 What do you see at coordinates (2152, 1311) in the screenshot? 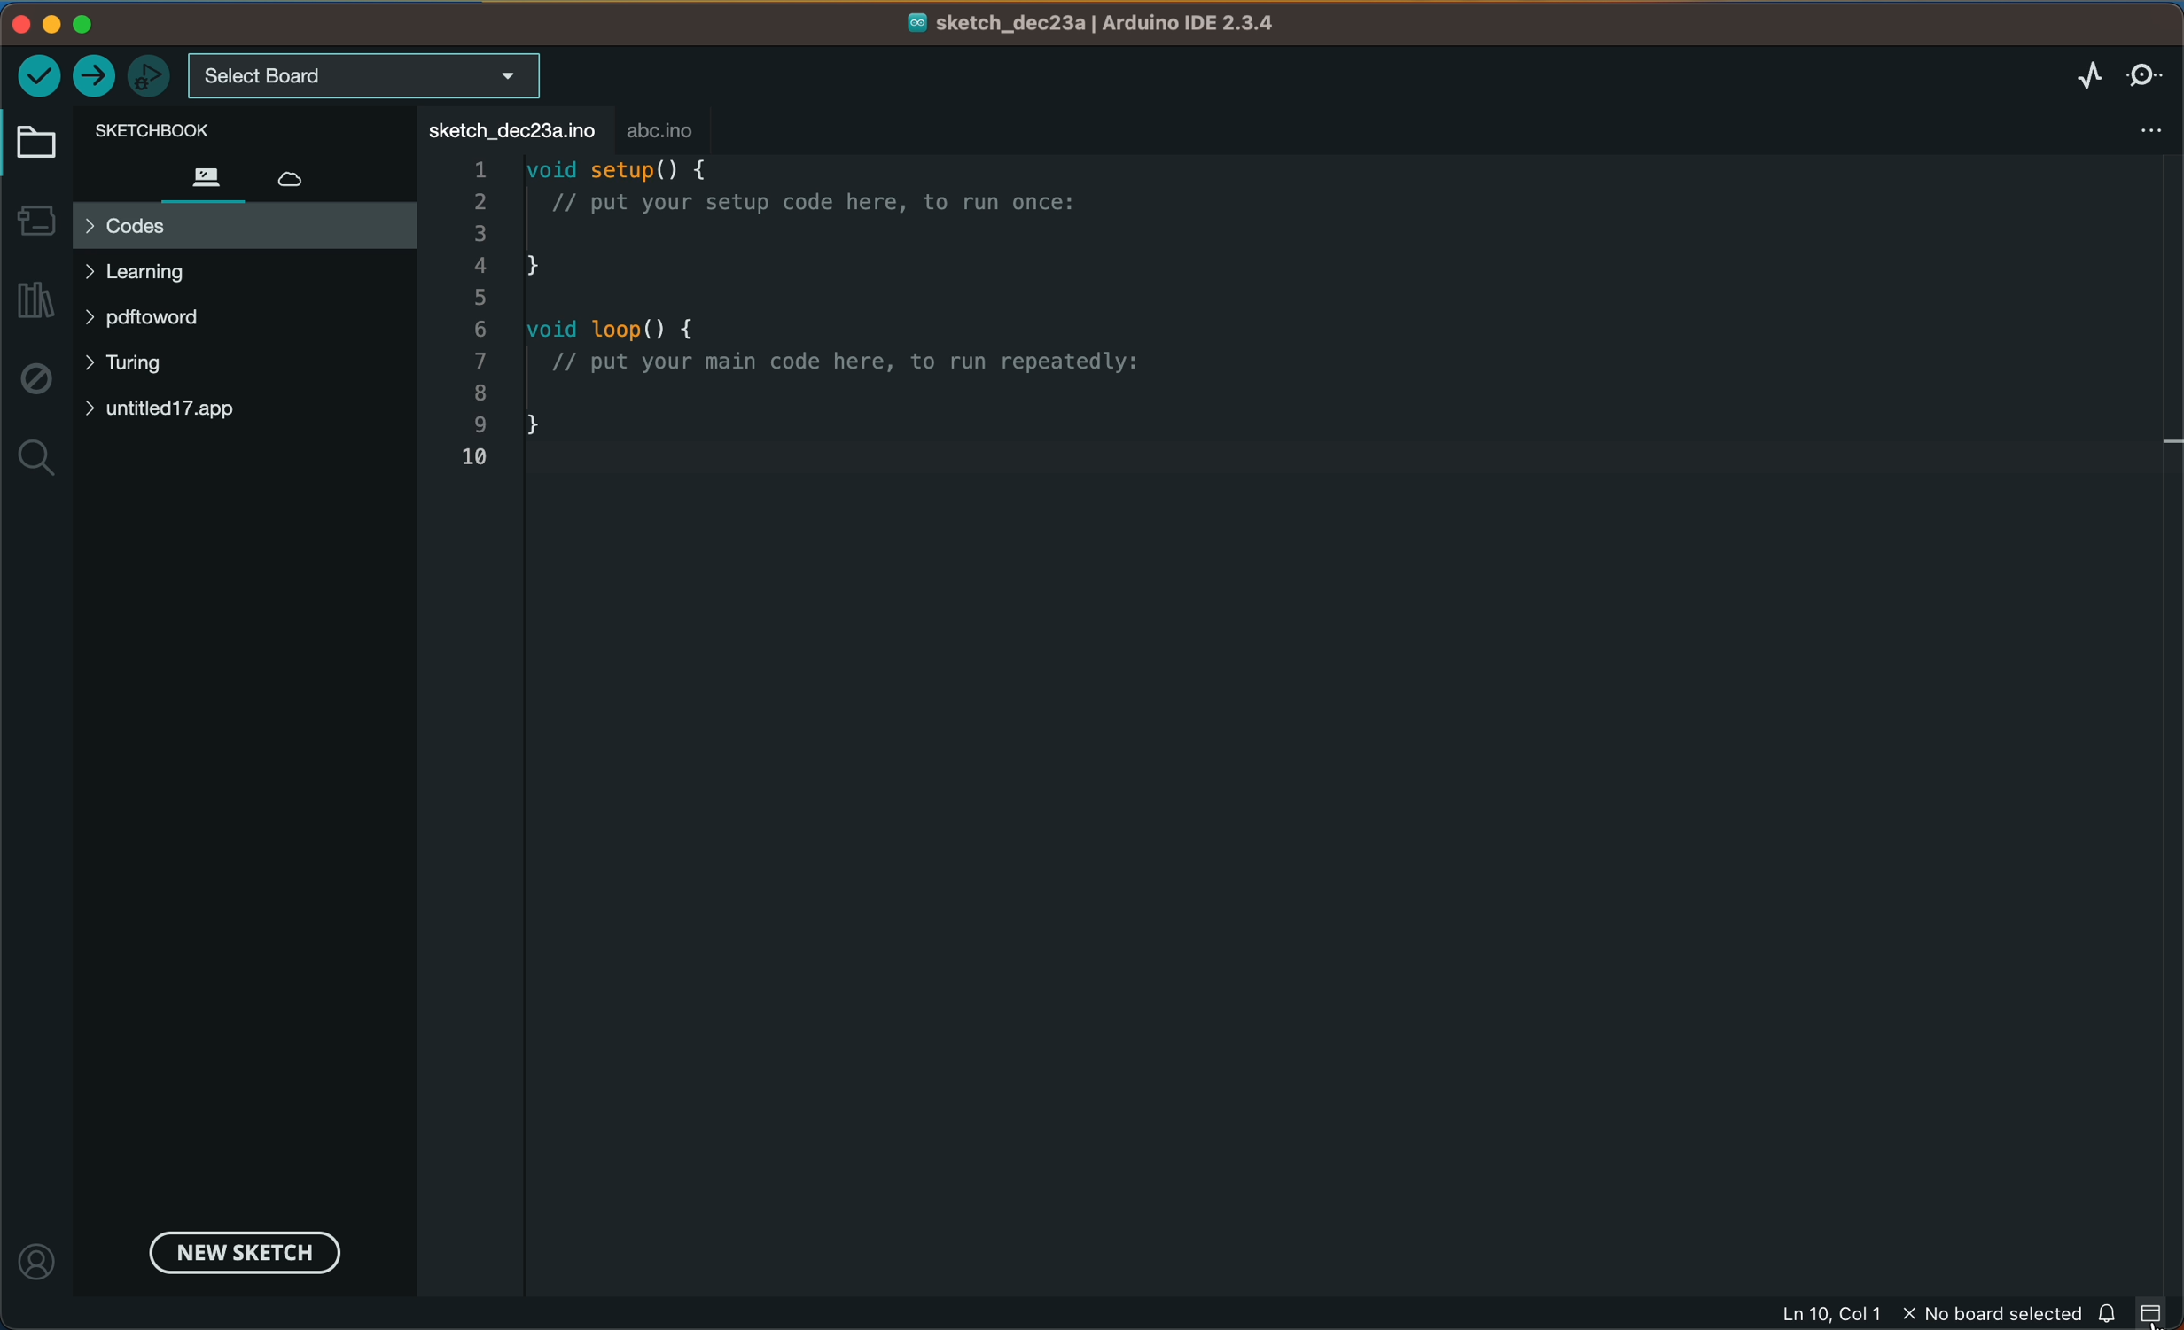
I see `close slide bar` at bounding box center [2152, 1311].